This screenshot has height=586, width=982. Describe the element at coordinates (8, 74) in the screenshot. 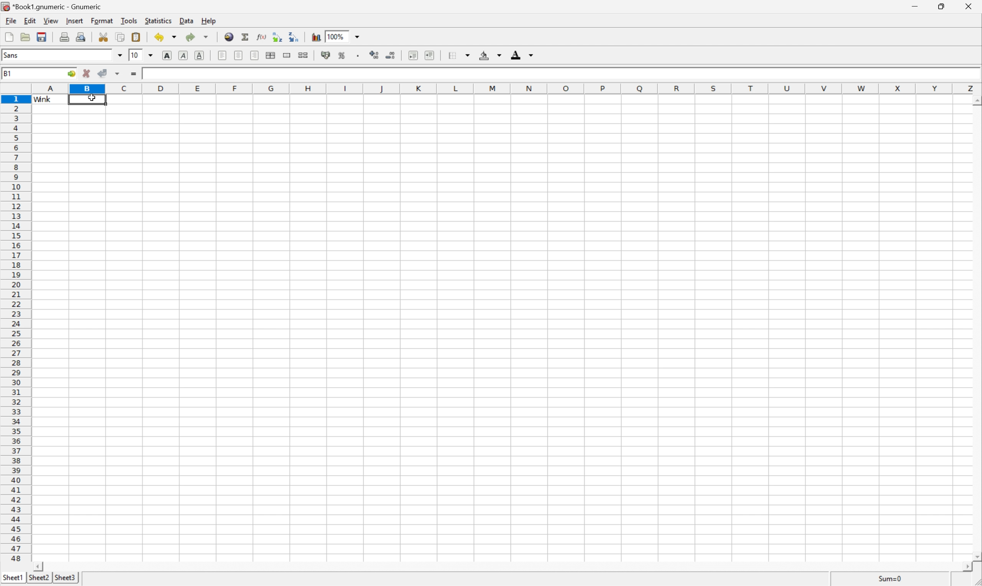

I see `B1` at that location.